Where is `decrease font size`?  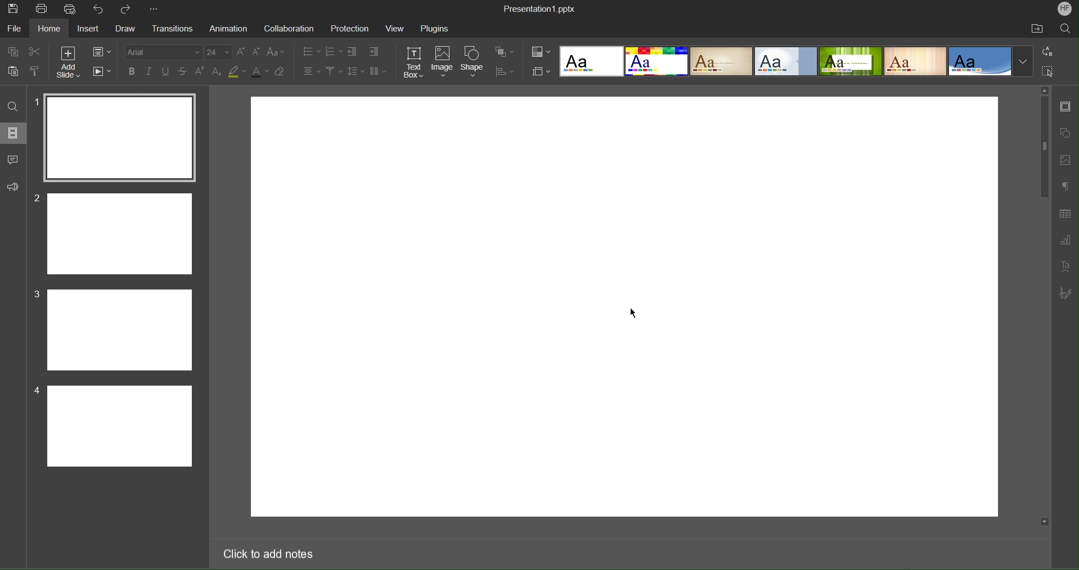 decrease font size is located at coordinates (255, 52).